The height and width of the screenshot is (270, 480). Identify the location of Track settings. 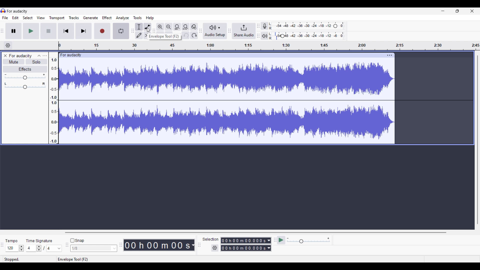
(390, 55).